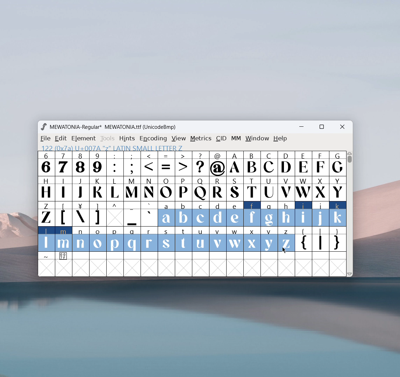  What do you see at coordinates (110, 147) in the screenshot?
I see `97 (x61) U+0061 "a" LATIN S ETTER` at bounding box center [110, 147].